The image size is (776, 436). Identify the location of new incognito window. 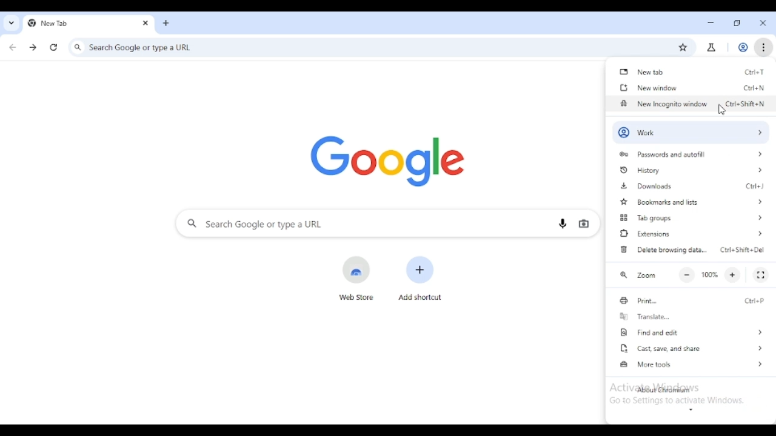
(664, 104).